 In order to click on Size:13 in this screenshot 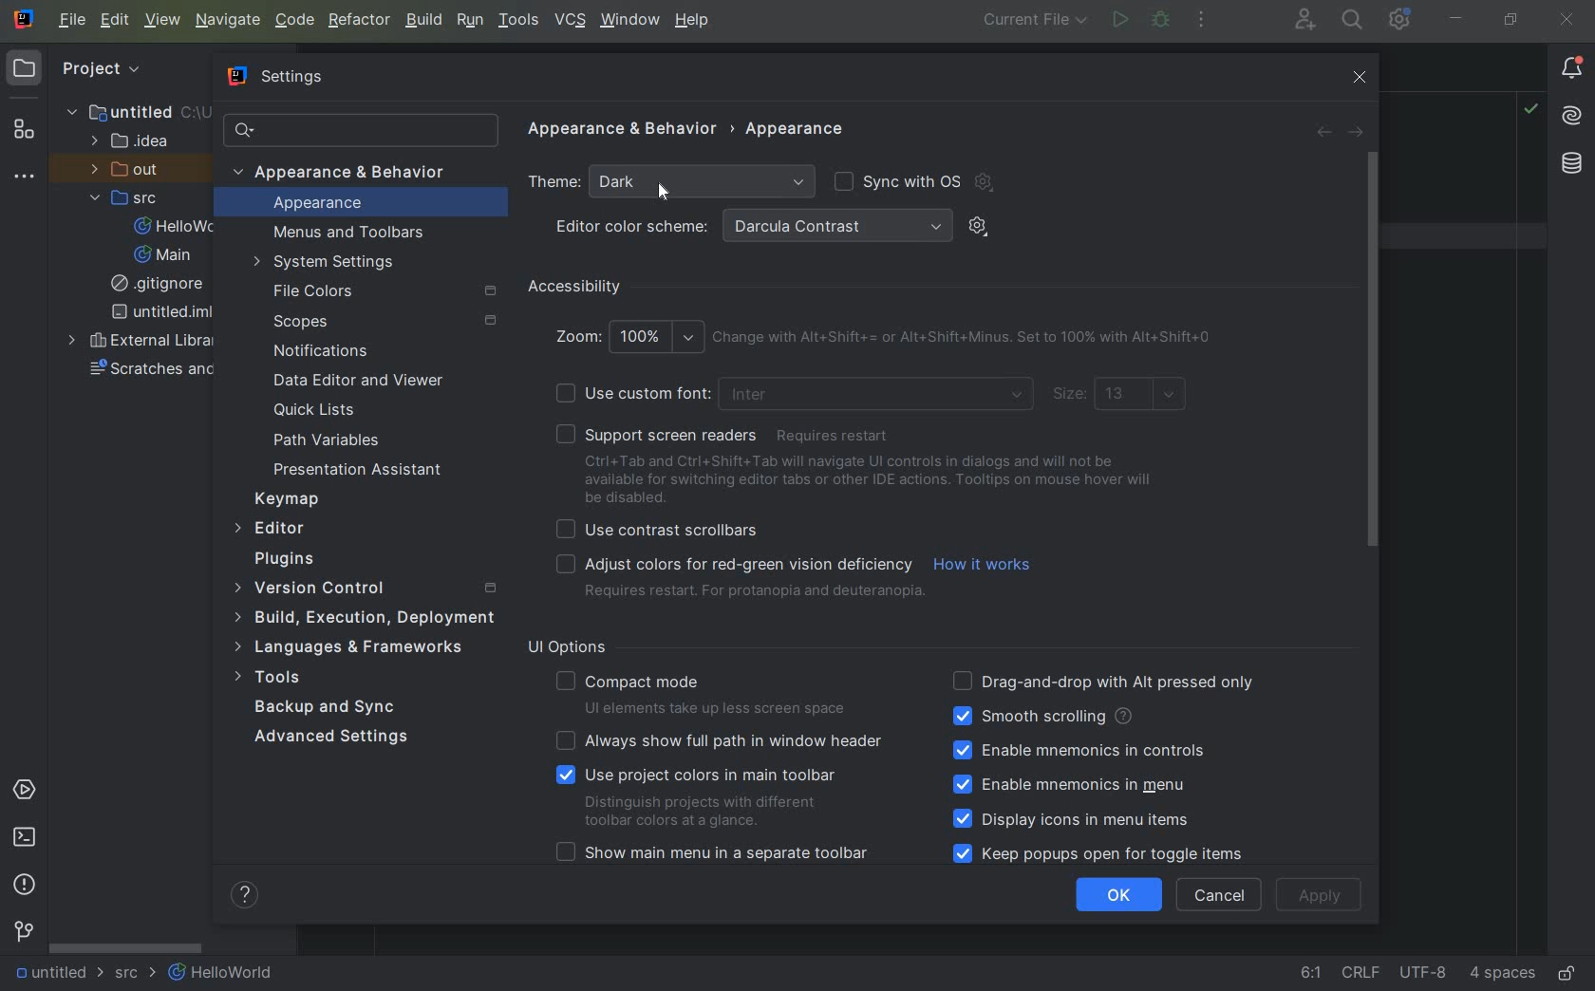, I will do `click(1121, 397)`.